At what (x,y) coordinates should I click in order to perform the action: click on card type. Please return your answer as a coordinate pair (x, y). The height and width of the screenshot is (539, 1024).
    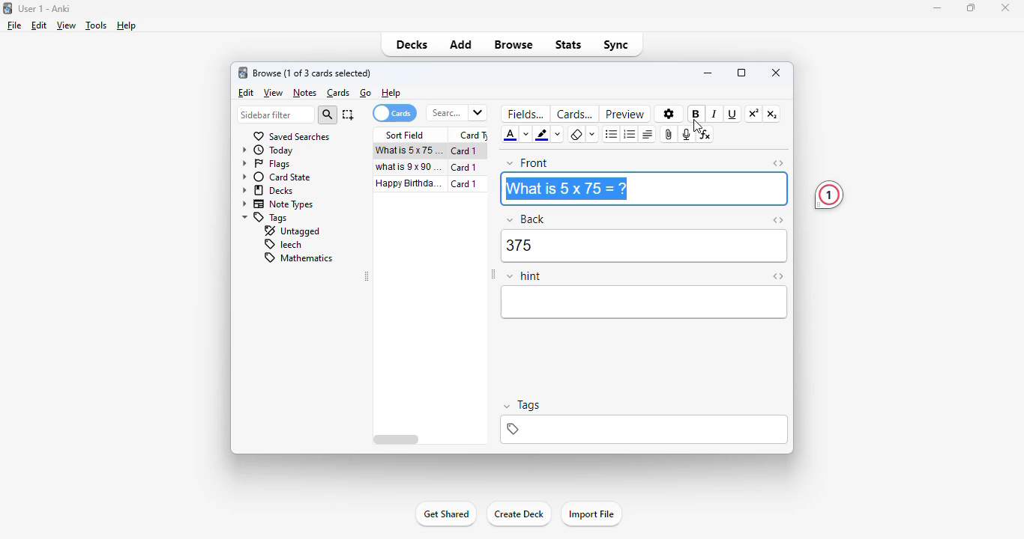
    Looking at the image, I should click on (472, 134).